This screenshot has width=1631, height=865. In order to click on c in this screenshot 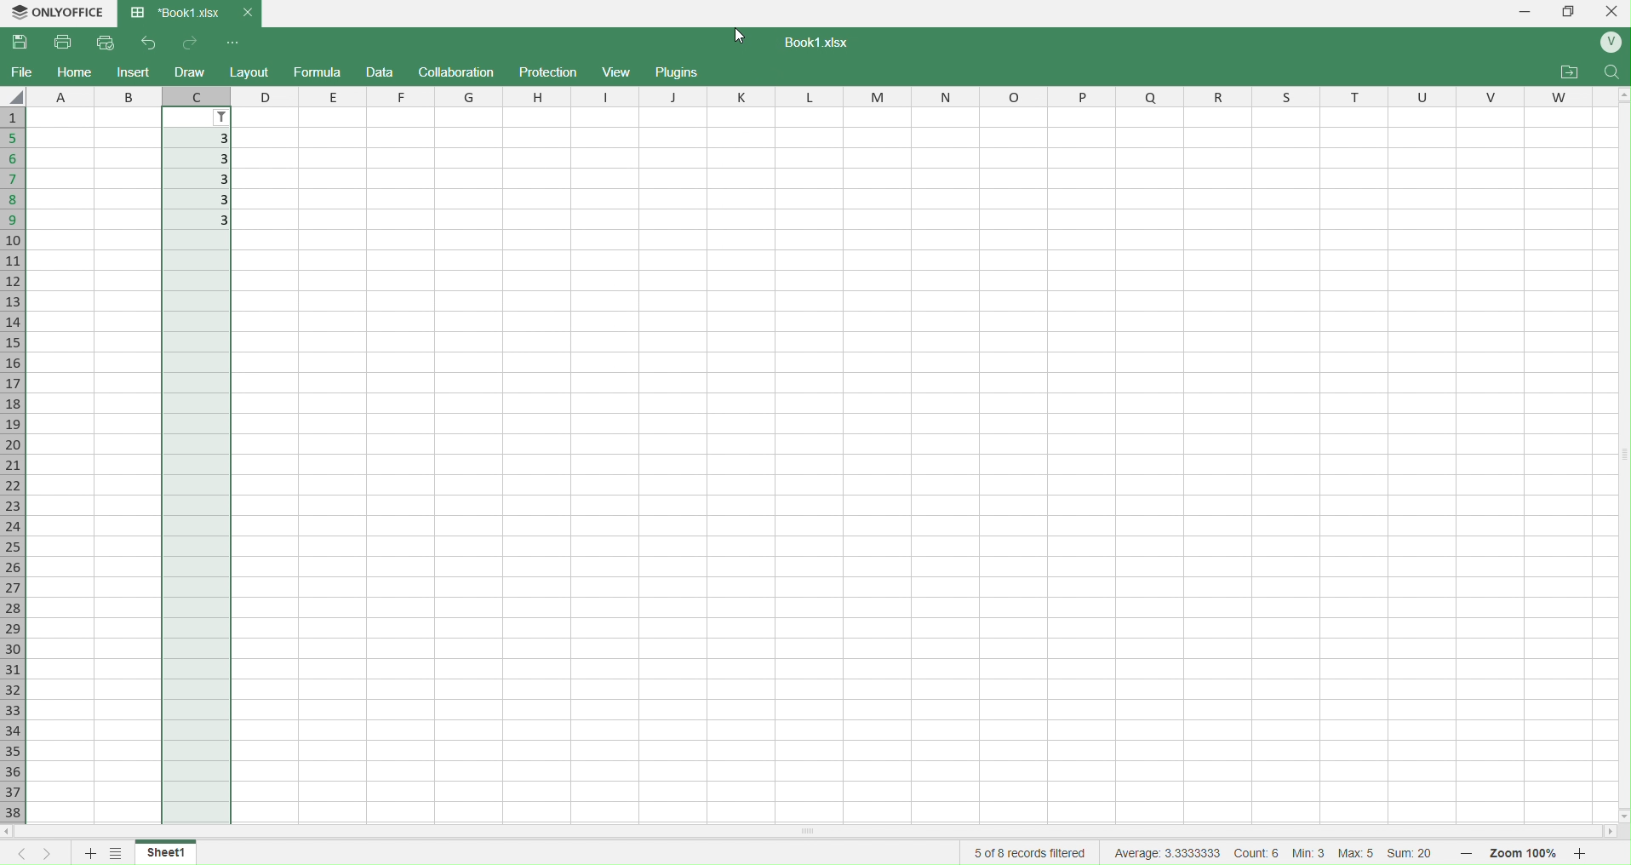, I will do `click(196, 95)`.